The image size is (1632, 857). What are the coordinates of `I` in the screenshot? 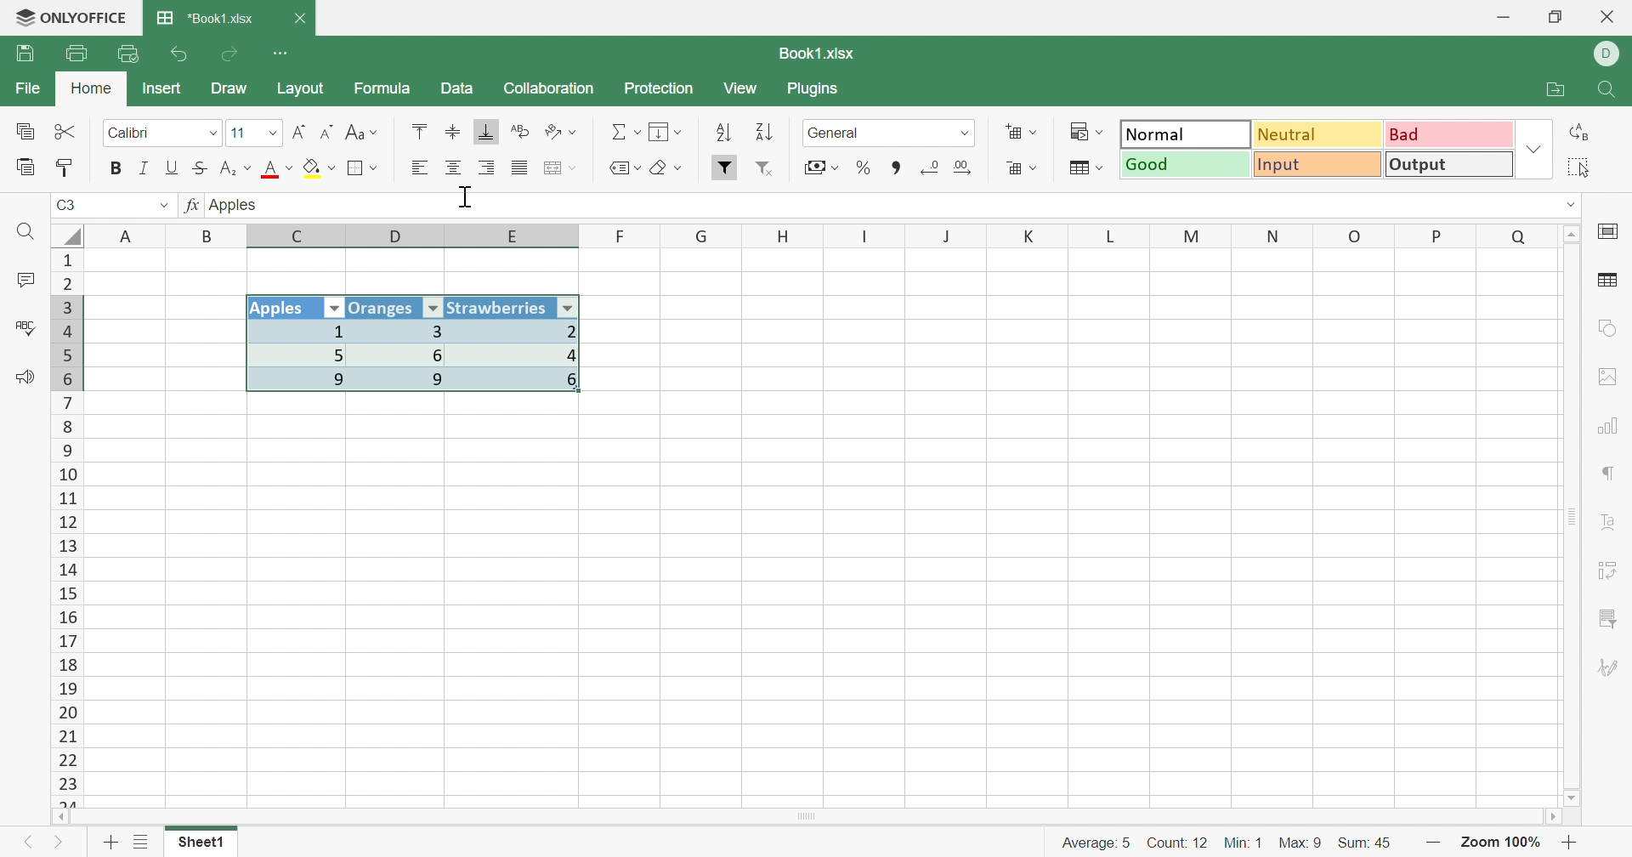 It's located at (865, 236).